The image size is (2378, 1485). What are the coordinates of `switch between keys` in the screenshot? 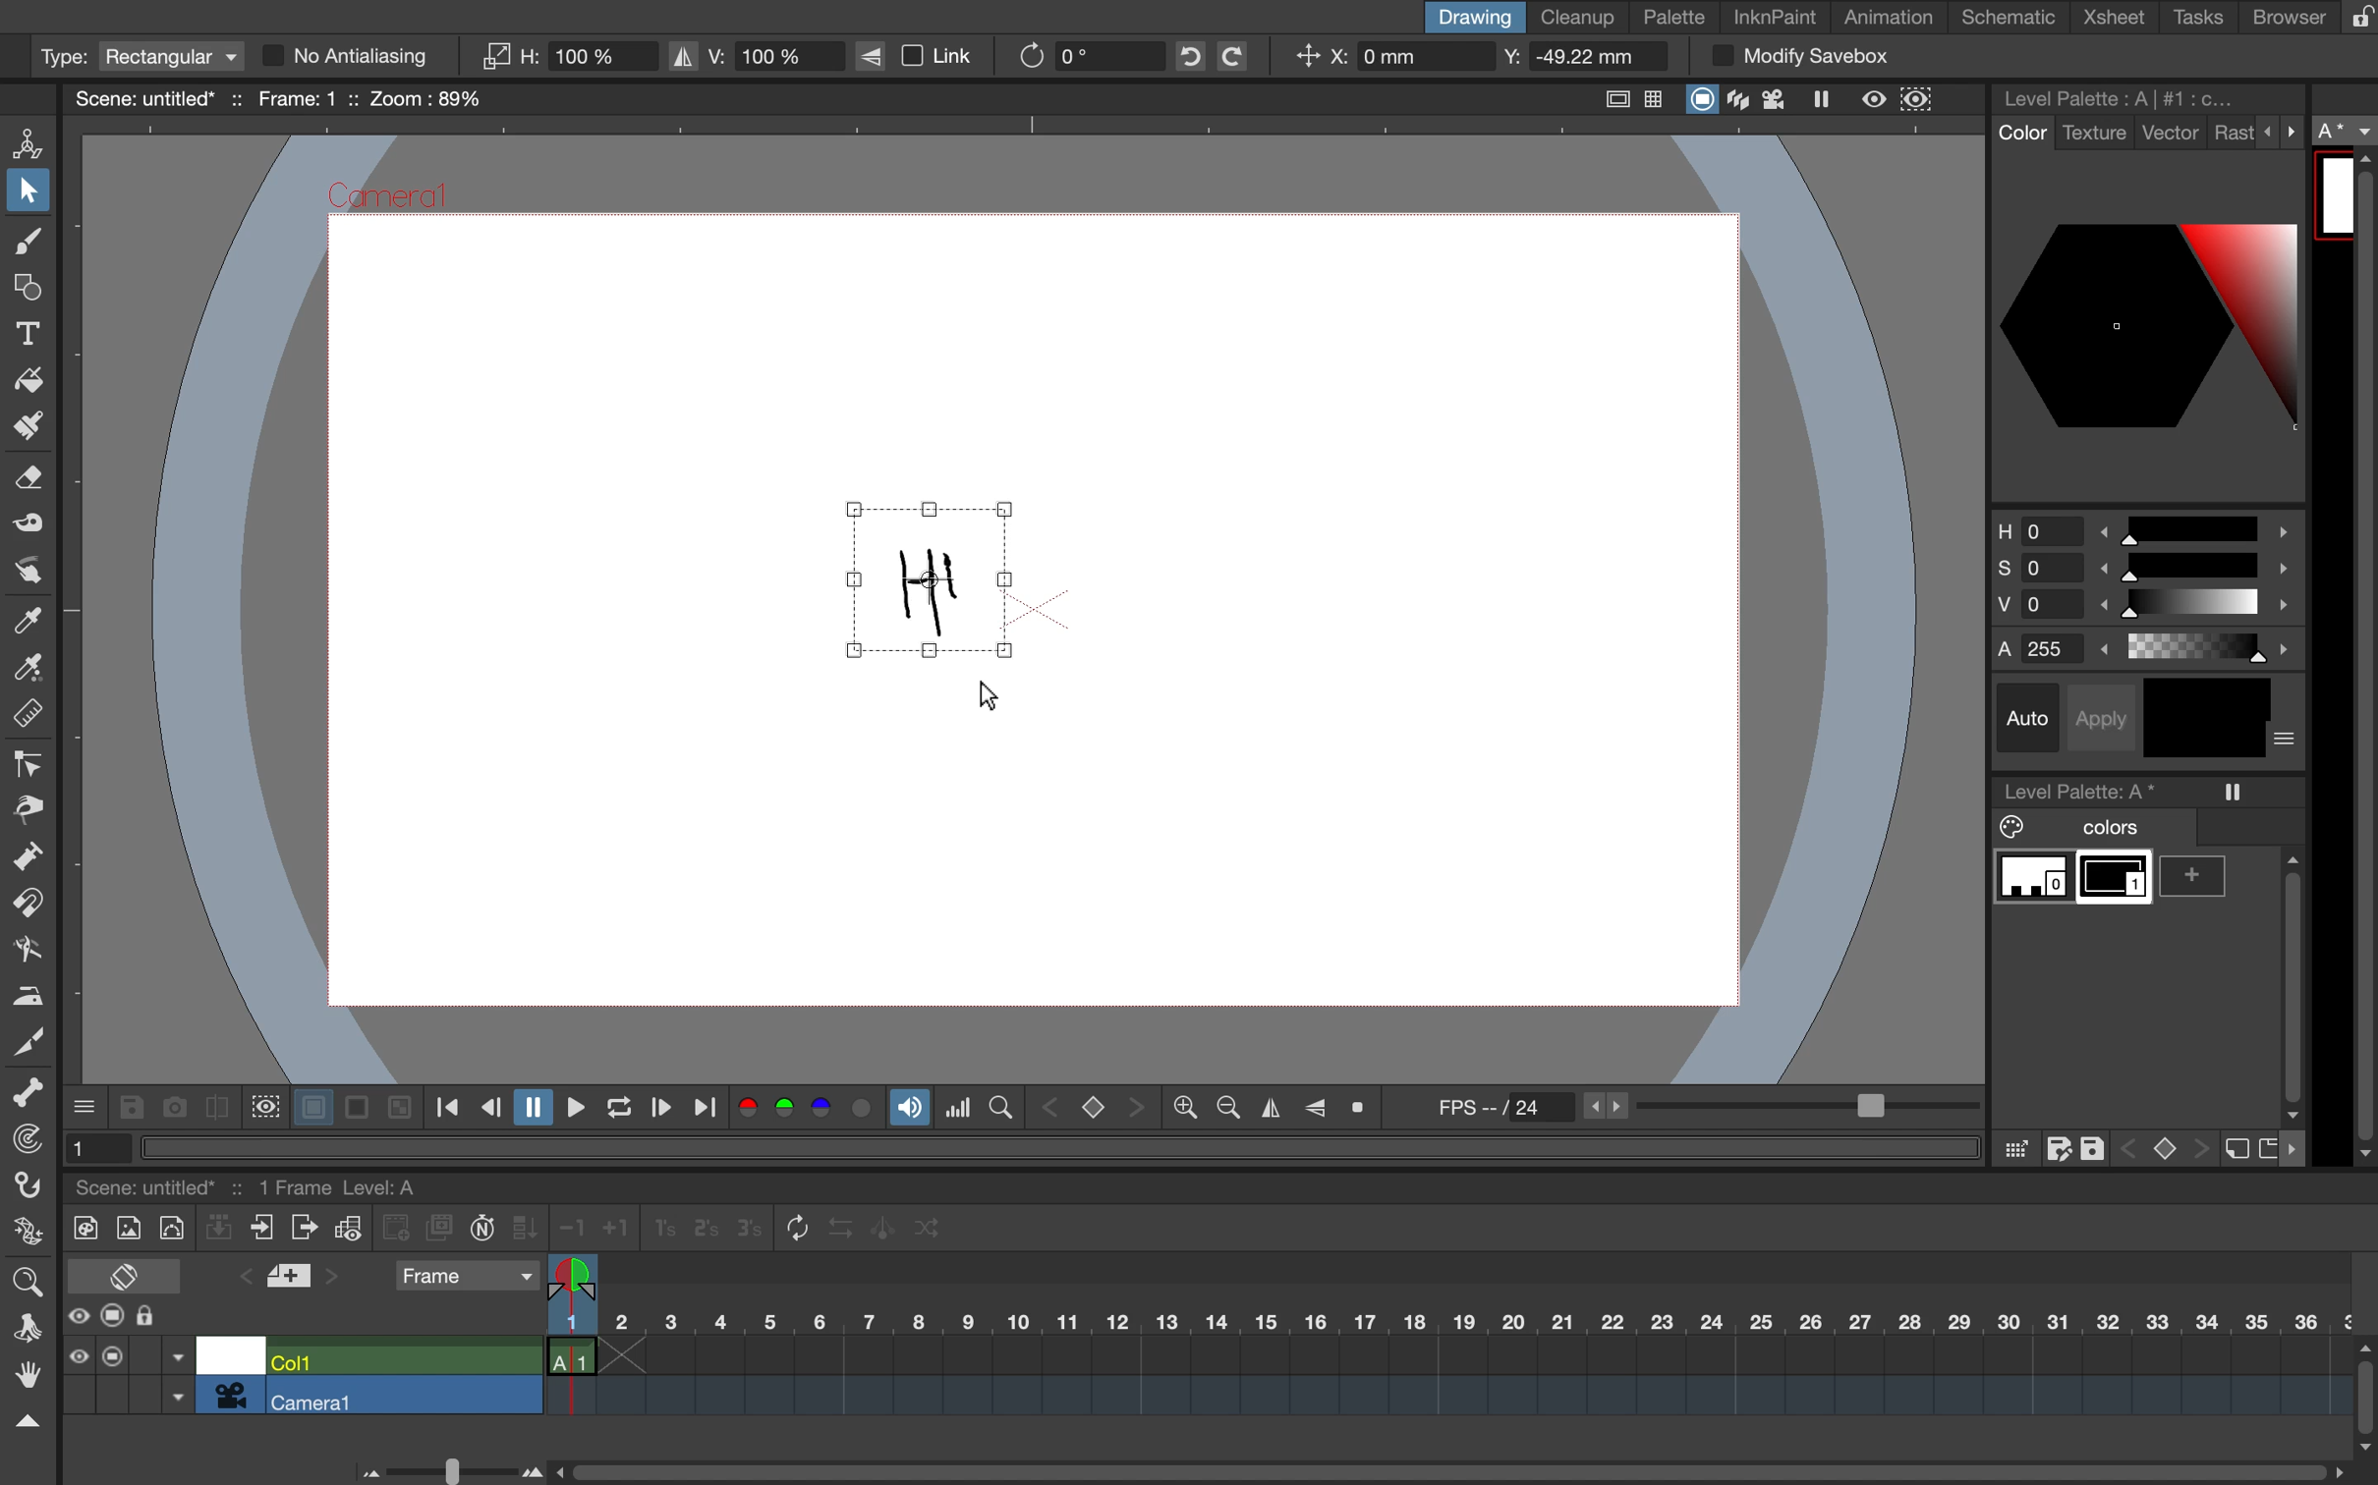 It's located at (1092, 1106).